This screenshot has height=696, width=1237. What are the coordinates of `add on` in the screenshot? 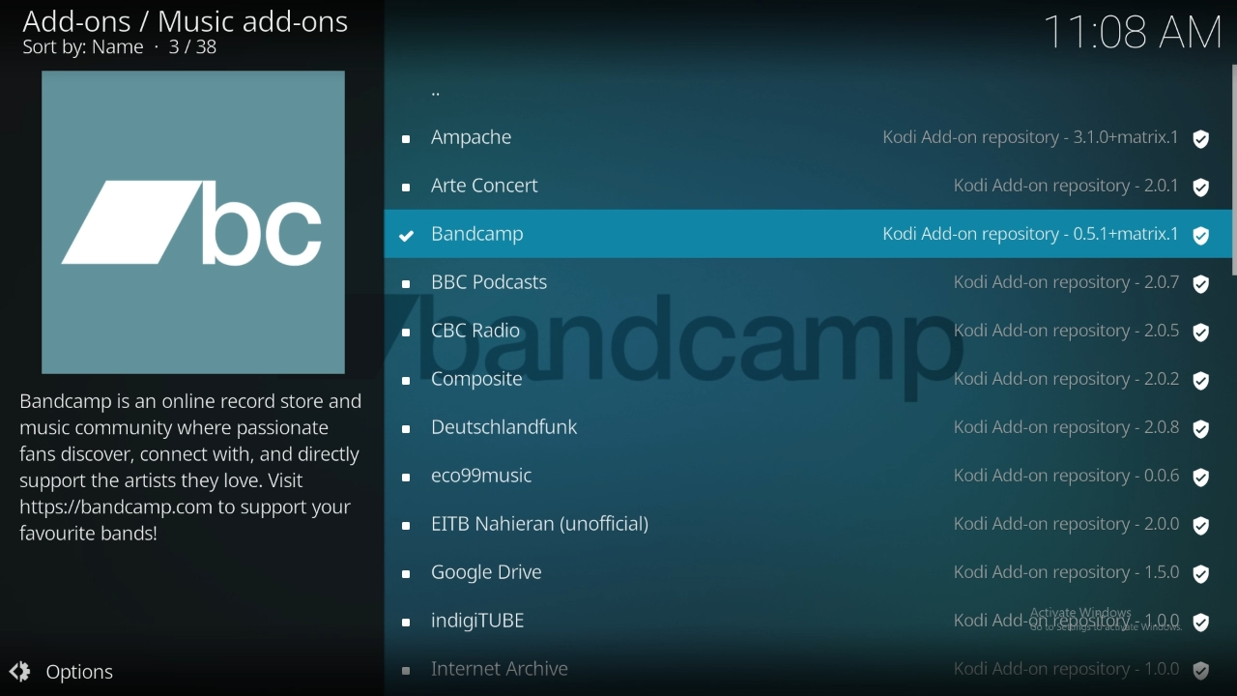 It's located at (805, 478).